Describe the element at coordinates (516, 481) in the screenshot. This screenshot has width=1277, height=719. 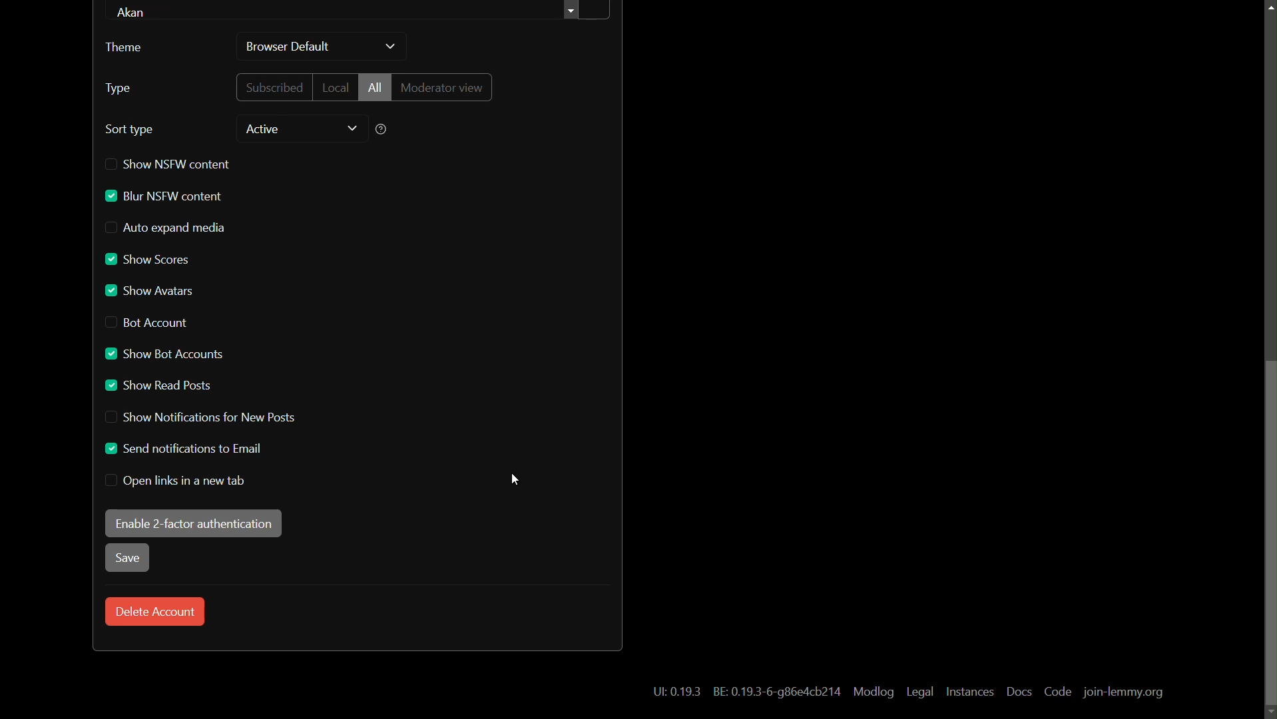
I see `cursor` at that location.